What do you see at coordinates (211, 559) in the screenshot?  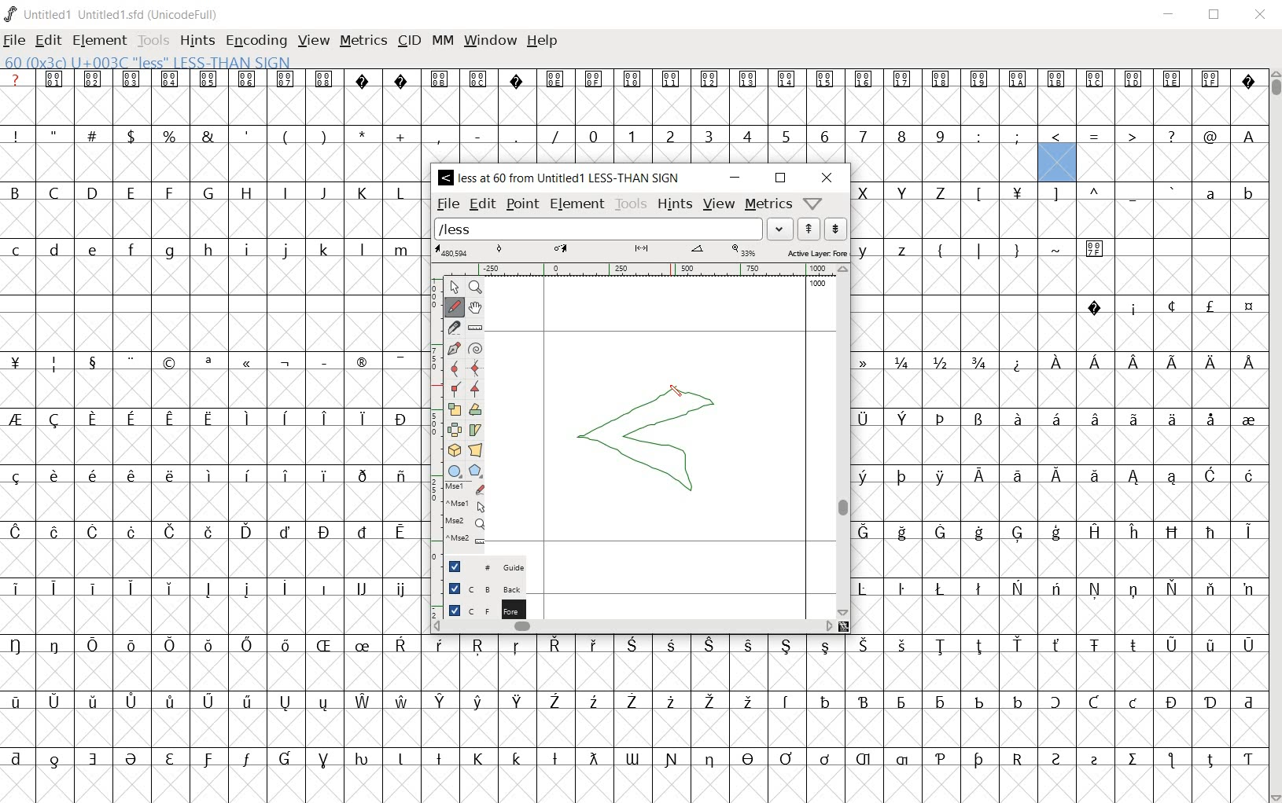 I see `empty cells` at bounding box center [211, 559].